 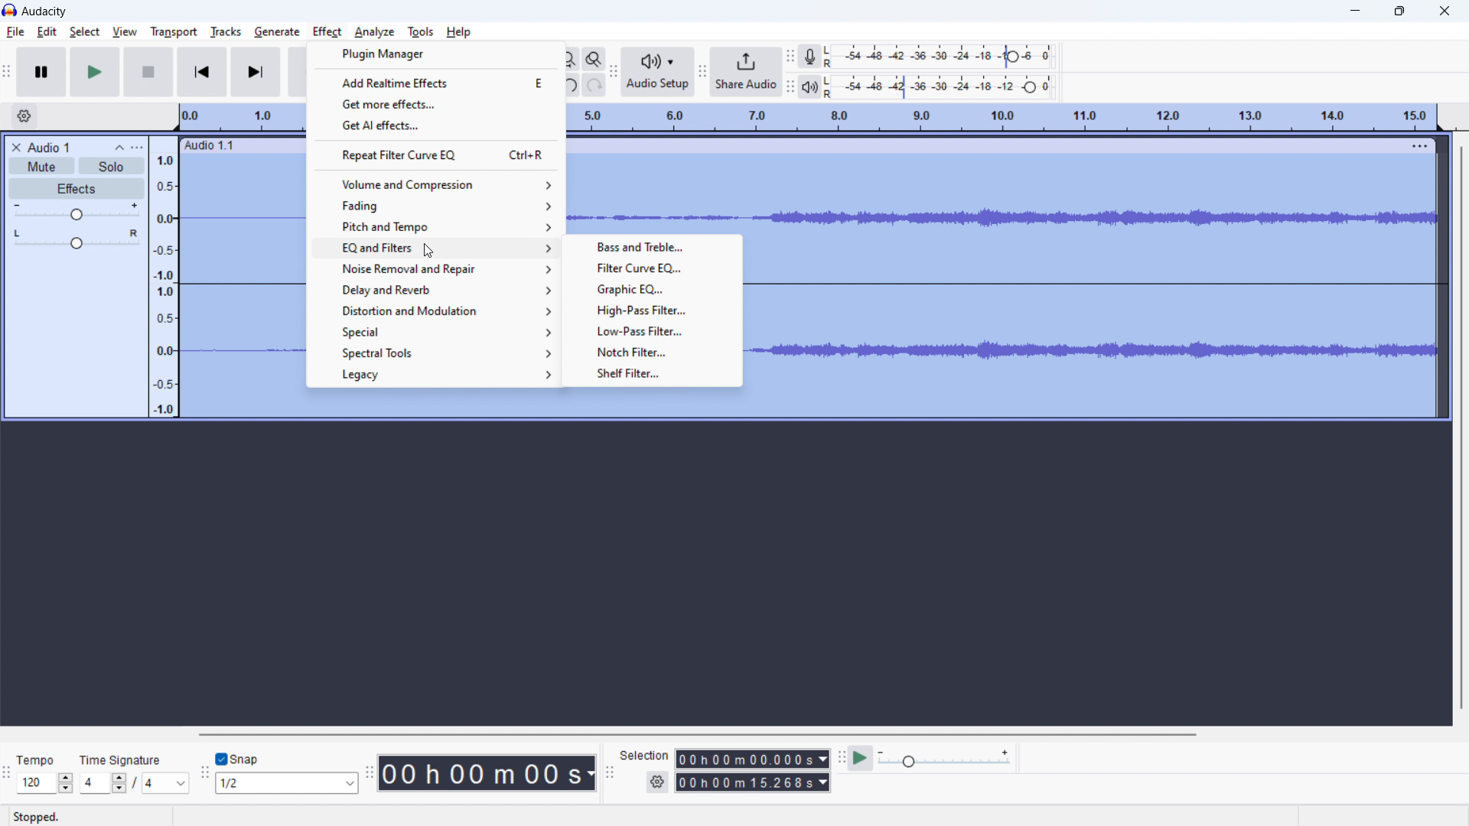 What do you see at coordinates (45, 11) in the screenshot?
I see `Audacity` at bounding box center [45, 11].